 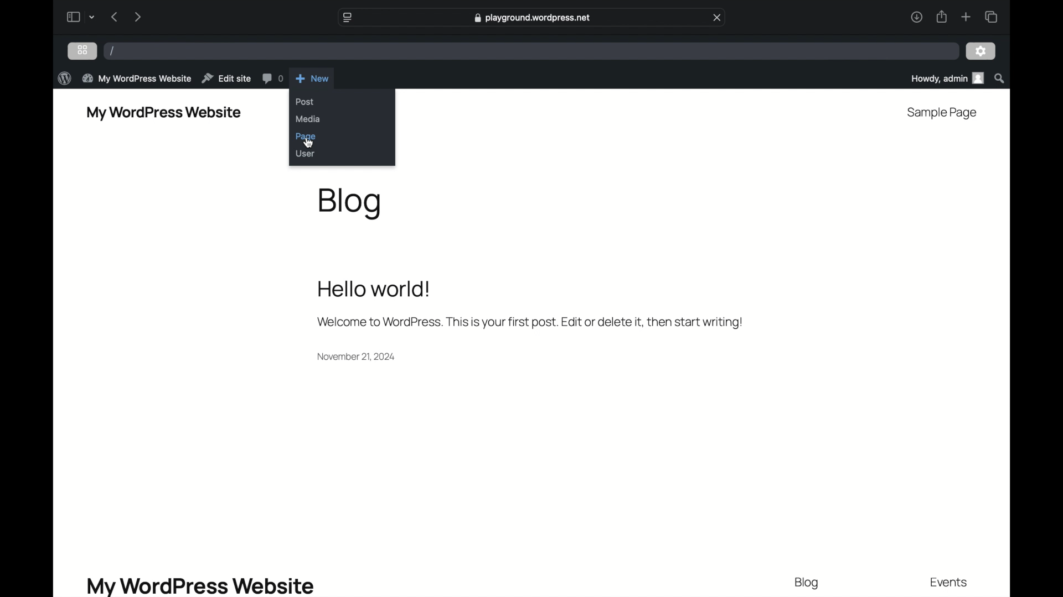 I want to click on media, so click(x=309, y=119).